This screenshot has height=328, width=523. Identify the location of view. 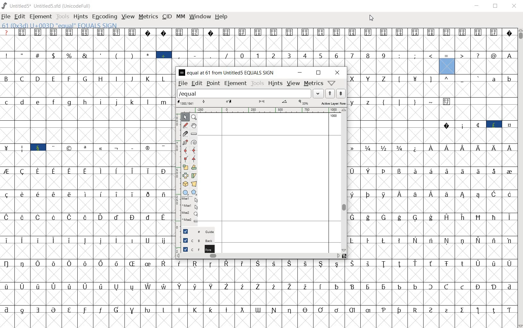
(293, 84).